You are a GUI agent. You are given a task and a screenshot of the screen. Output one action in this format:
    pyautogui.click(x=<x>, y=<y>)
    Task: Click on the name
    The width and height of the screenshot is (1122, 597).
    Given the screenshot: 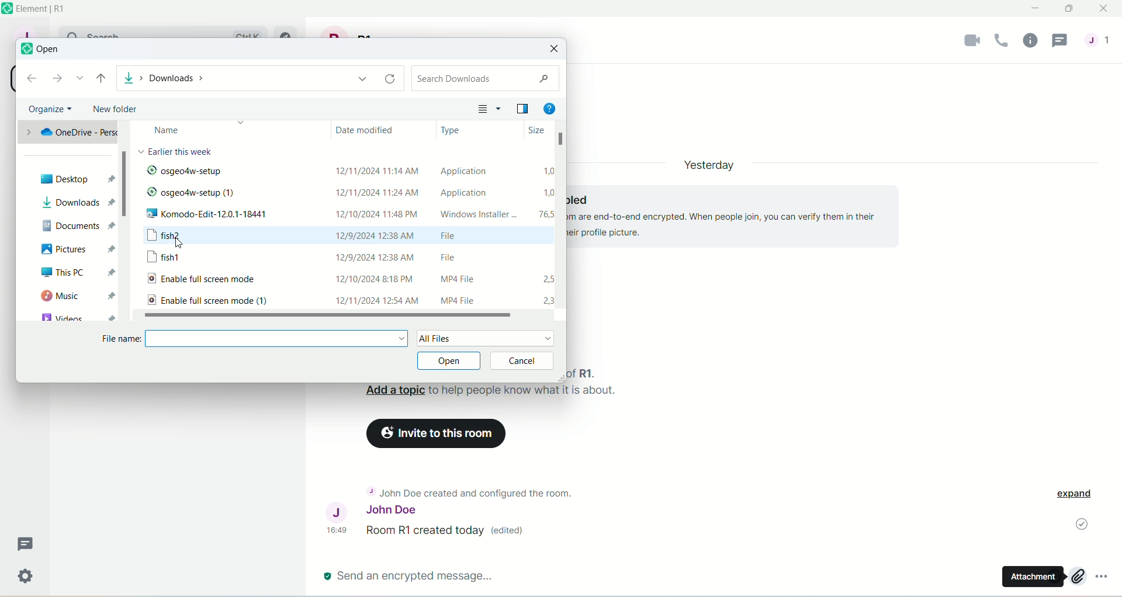 What is the action you would take?
    pyautogui.click(x=193, y=130)
    